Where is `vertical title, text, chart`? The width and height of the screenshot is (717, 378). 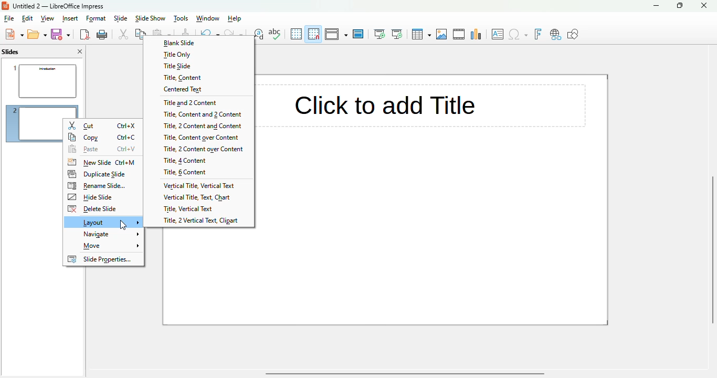 vertical title, text, chart is located at coordinates (198, 197).